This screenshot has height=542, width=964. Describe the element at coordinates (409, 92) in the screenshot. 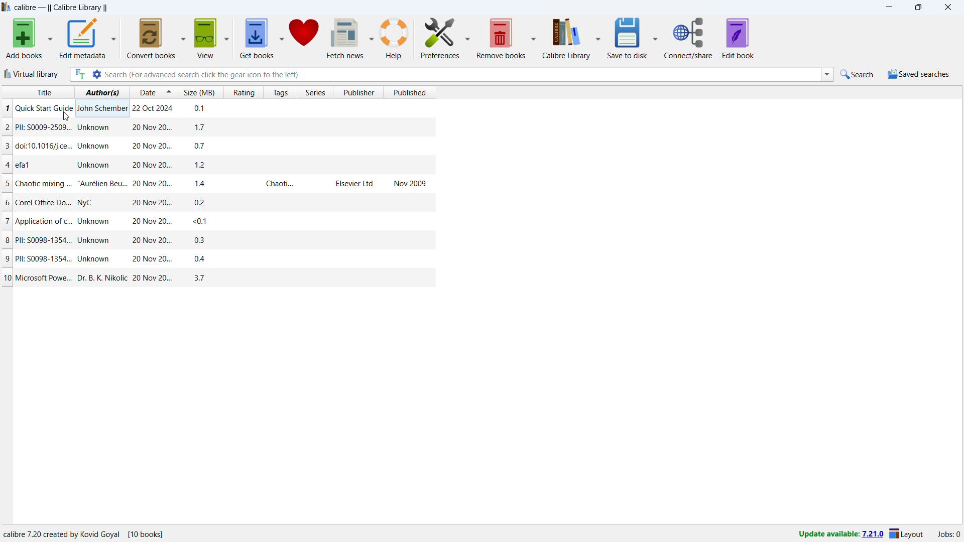

I see `sort by published` at that location.